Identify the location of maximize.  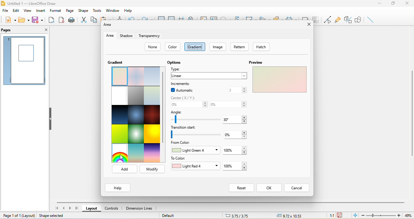
(393, 4).